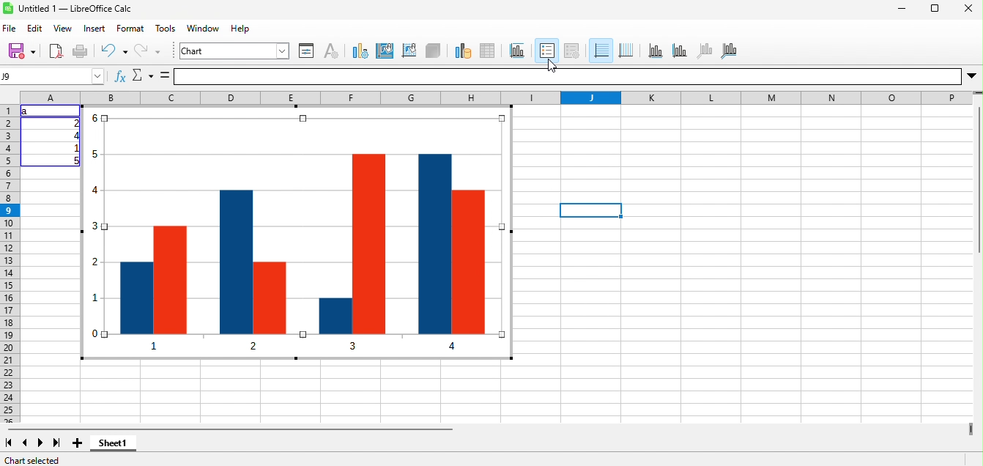 This screenshot has height=466, width=983. I want to click on print, so click(81, 52).